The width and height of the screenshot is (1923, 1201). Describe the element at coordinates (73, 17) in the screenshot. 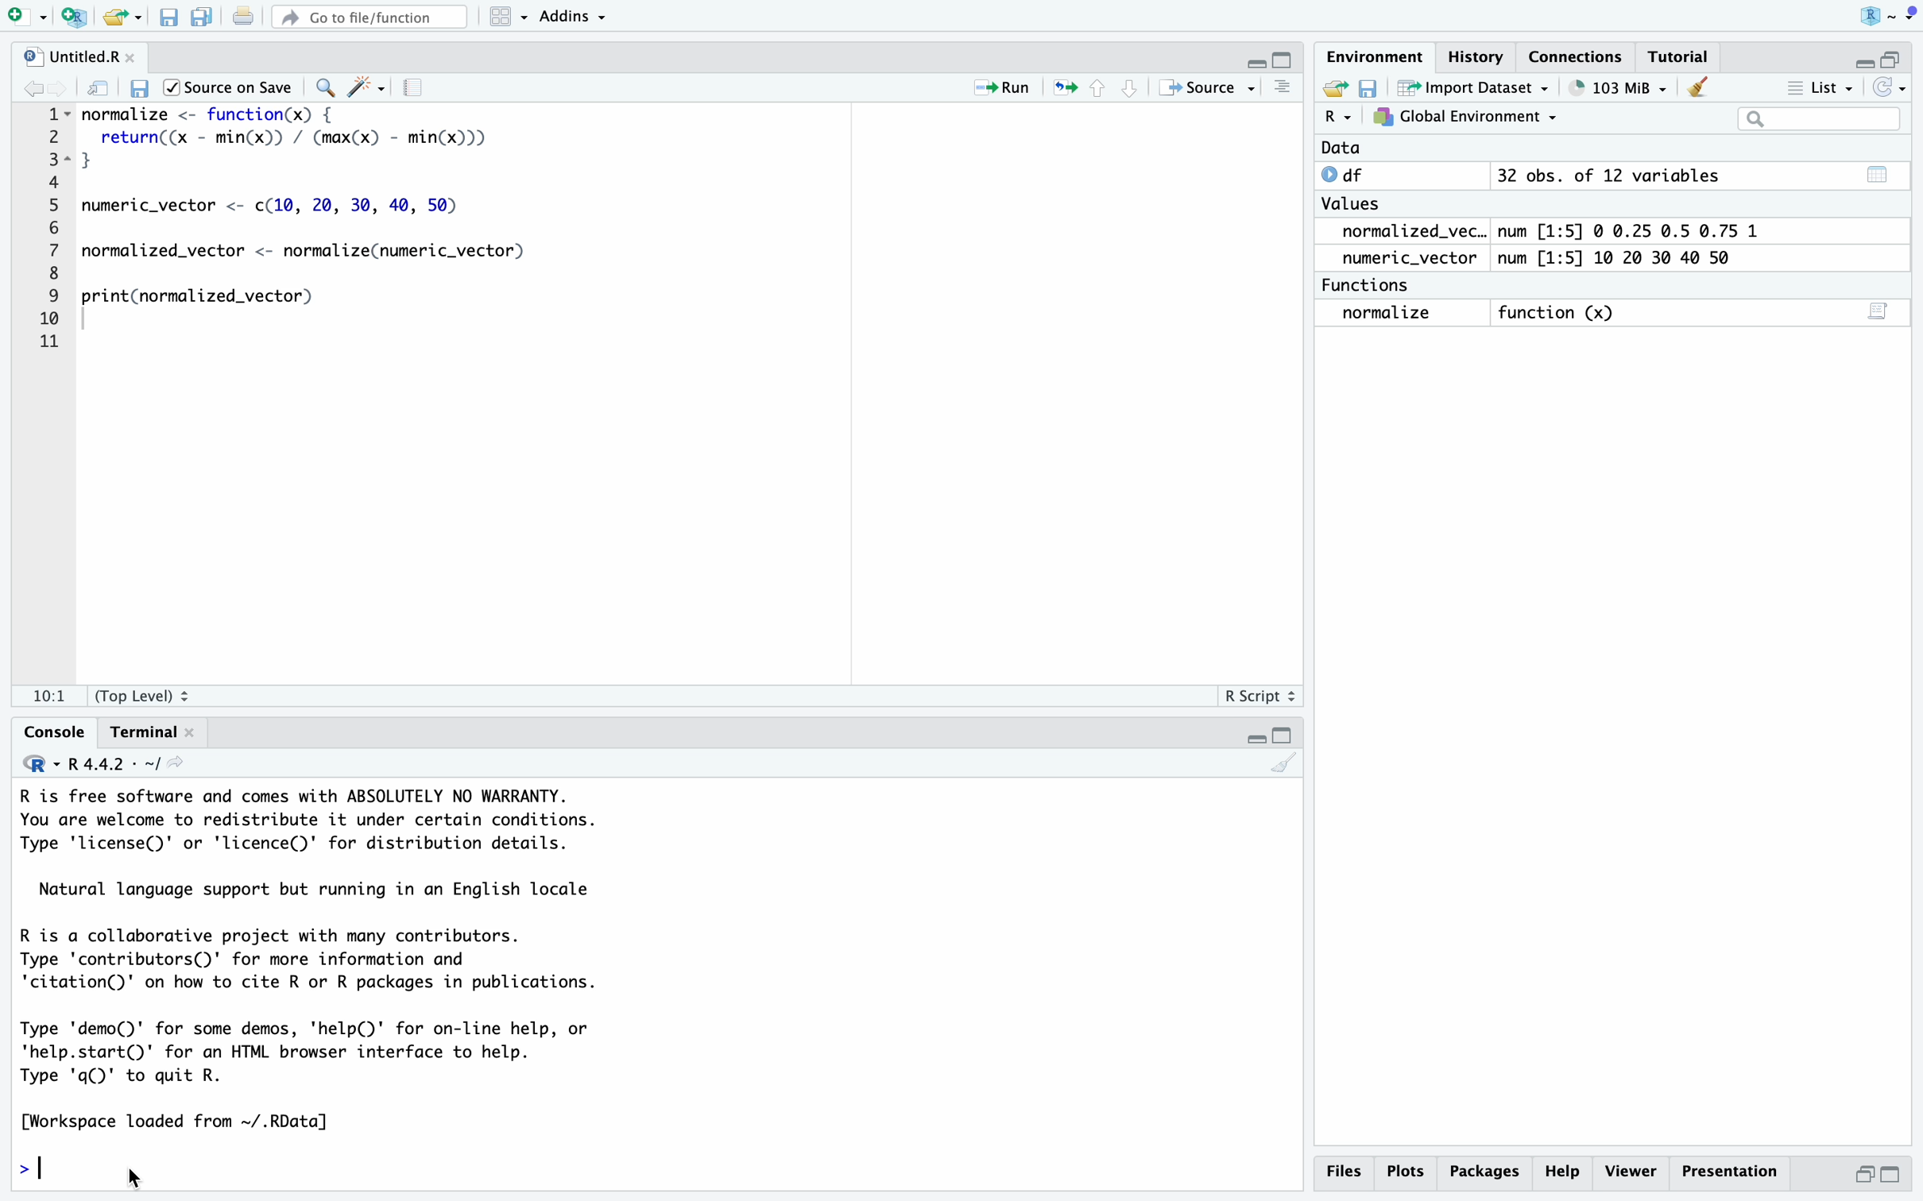

I see `Create a project` at that location.